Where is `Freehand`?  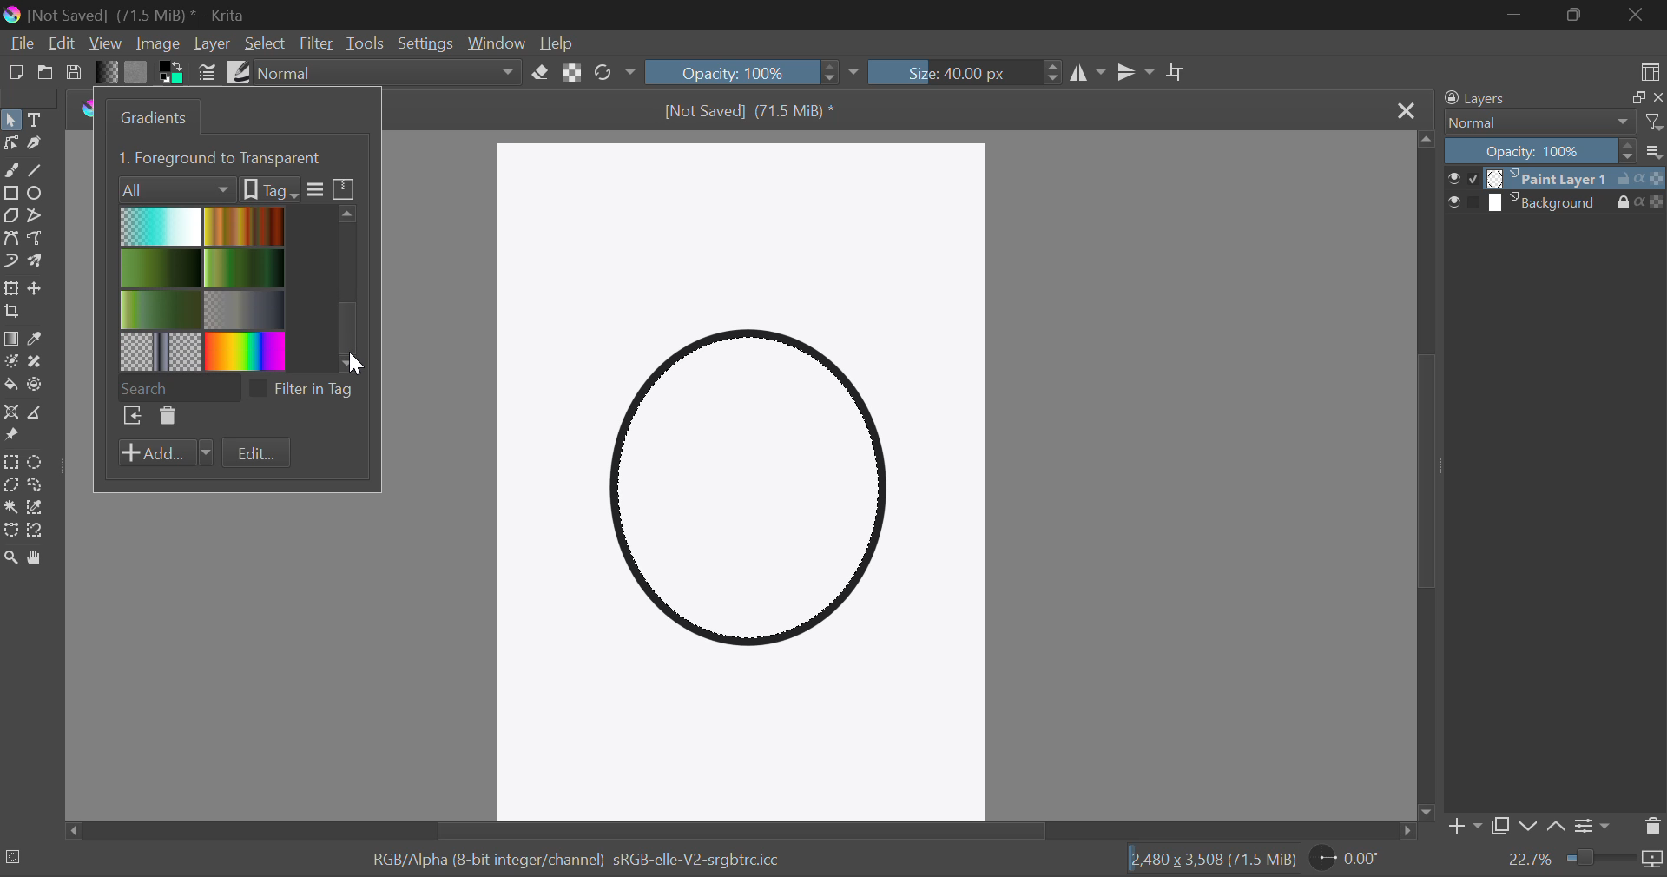 Freehand is located at coordinates (10, 171).